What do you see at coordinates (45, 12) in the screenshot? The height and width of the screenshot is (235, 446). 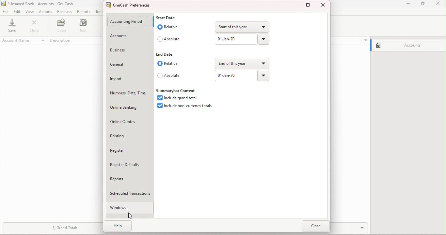 I see `Actions` at bounding box center [45, 12].